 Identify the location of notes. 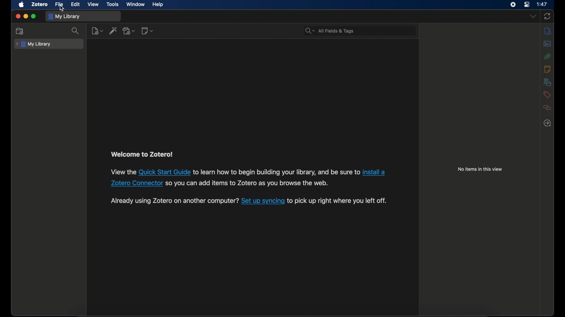
(548, 69).